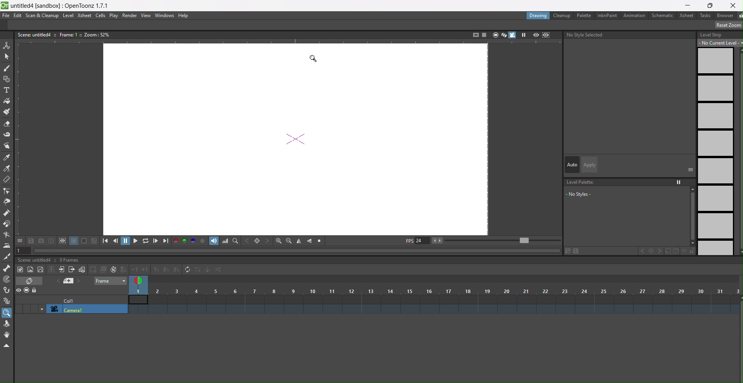  What do you see at coordinates (236, 240) in the screenshot?
I see `` at bounding box center [236, 240].